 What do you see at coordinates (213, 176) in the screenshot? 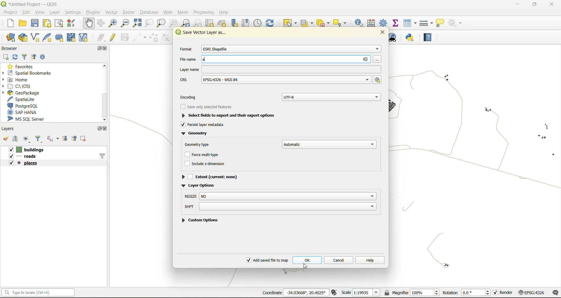
I see `Extent` at bounding box center [213, 176].